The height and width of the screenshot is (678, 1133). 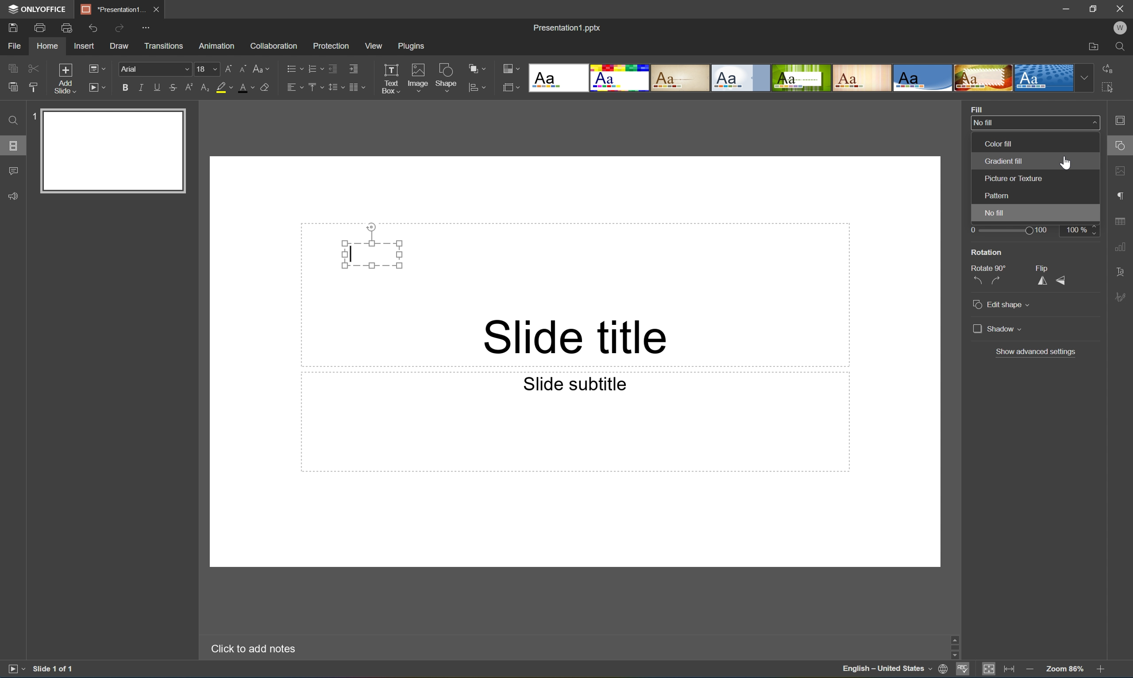 I want to click on Copy, so click(x=13, y=68).